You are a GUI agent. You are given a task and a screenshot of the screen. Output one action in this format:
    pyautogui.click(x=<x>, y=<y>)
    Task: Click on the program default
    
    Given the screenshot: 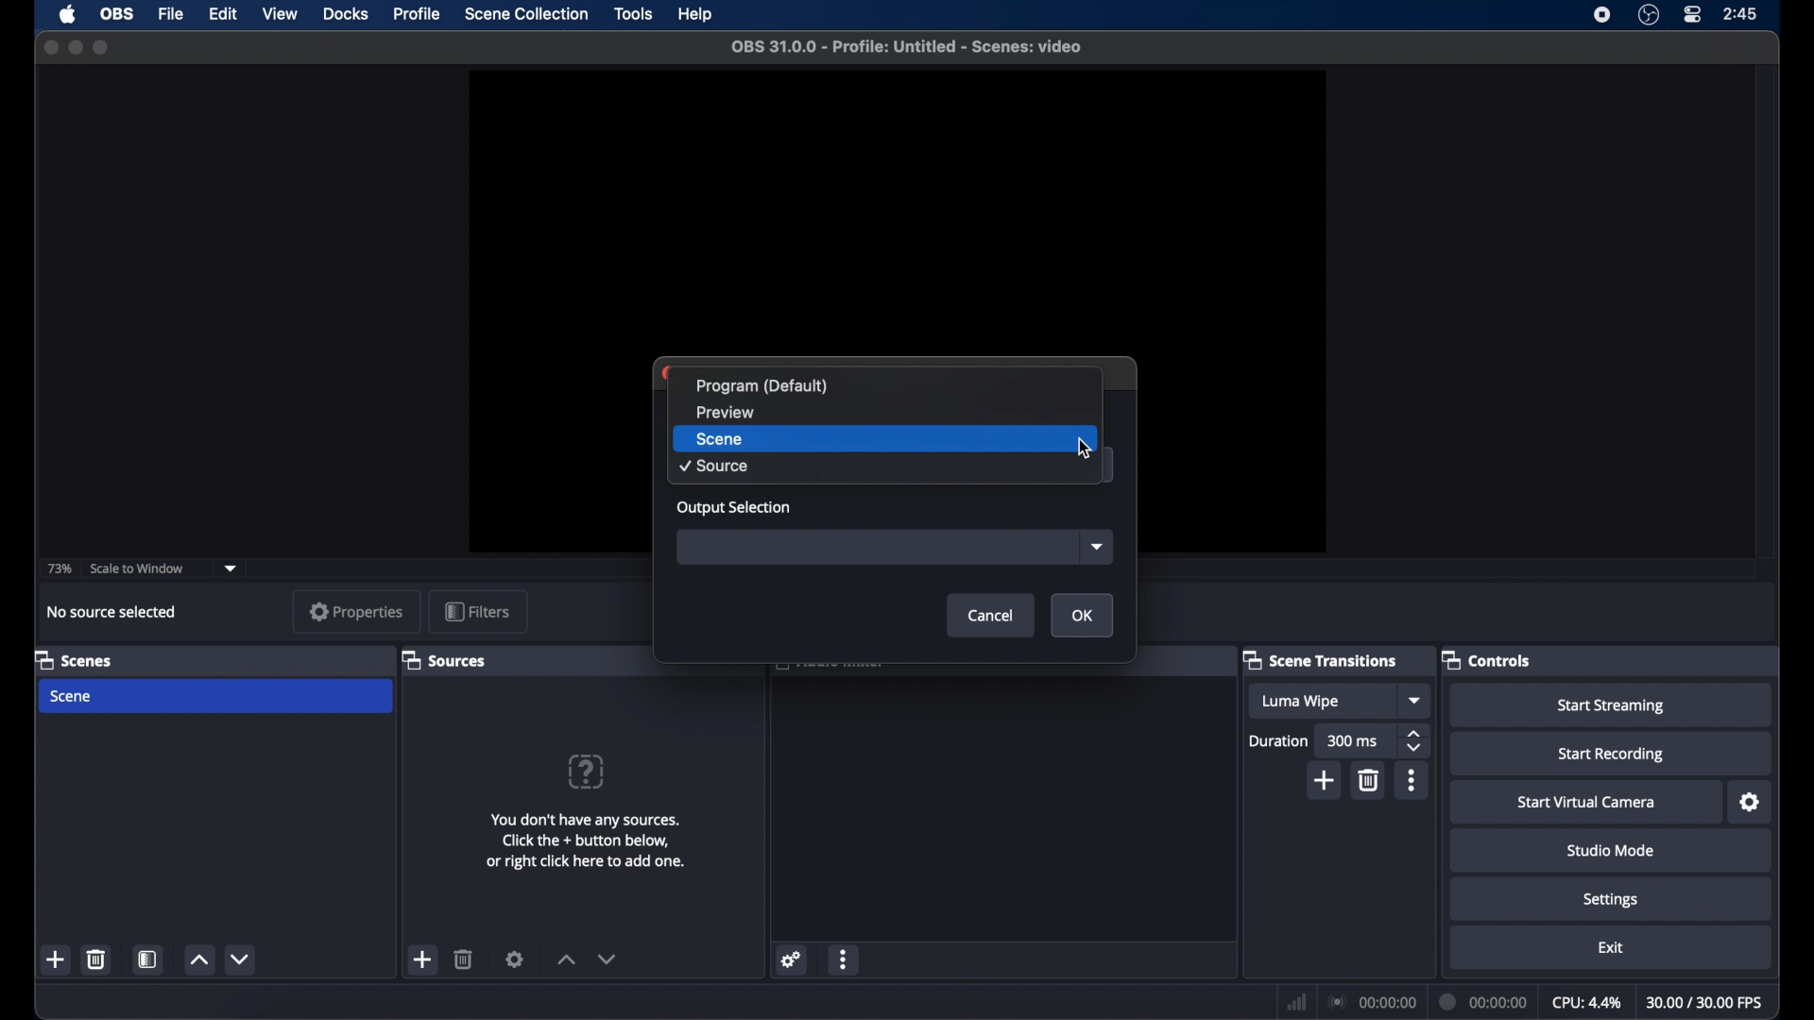 What is the action you would take?
    pyautogui.click(x=885, y=385)
    